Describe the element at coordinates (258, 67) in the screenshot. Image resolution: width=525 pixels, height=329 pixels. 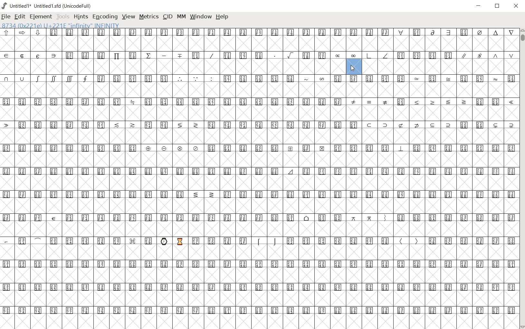
I see `empty glyph slots` at that location.